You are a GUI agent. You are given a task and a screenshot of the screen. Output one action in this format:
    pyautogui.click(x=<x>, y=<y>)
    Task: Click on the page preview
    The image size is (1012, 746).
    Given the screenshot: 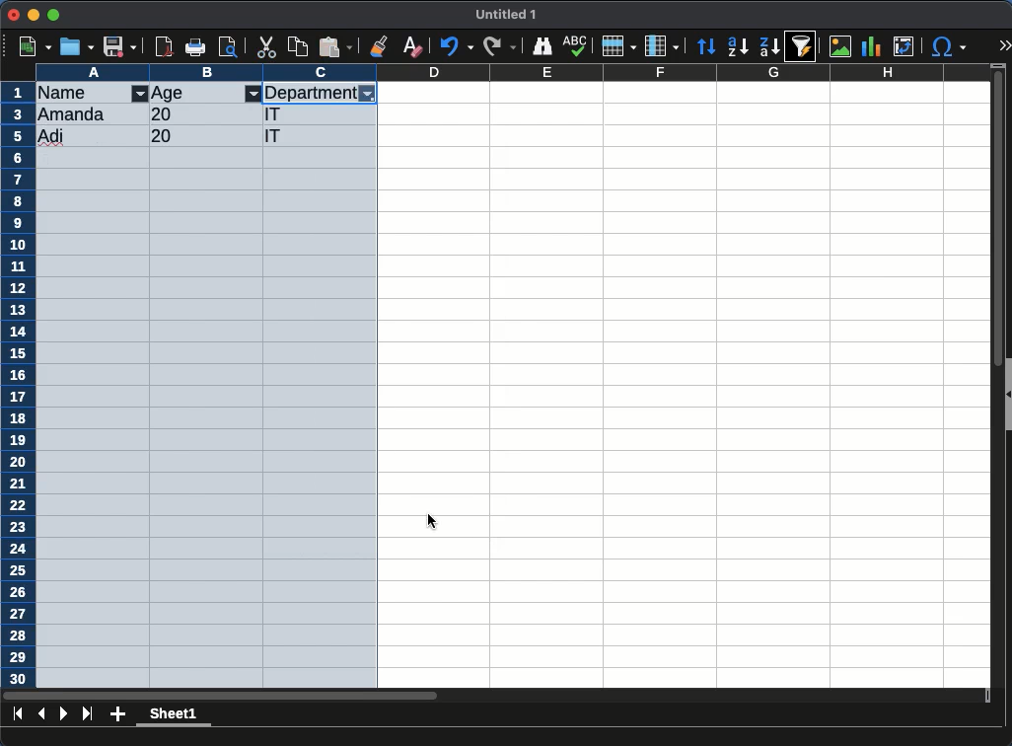 What is the action you would take?
    pyautogui.click(x=232, y=46)
    